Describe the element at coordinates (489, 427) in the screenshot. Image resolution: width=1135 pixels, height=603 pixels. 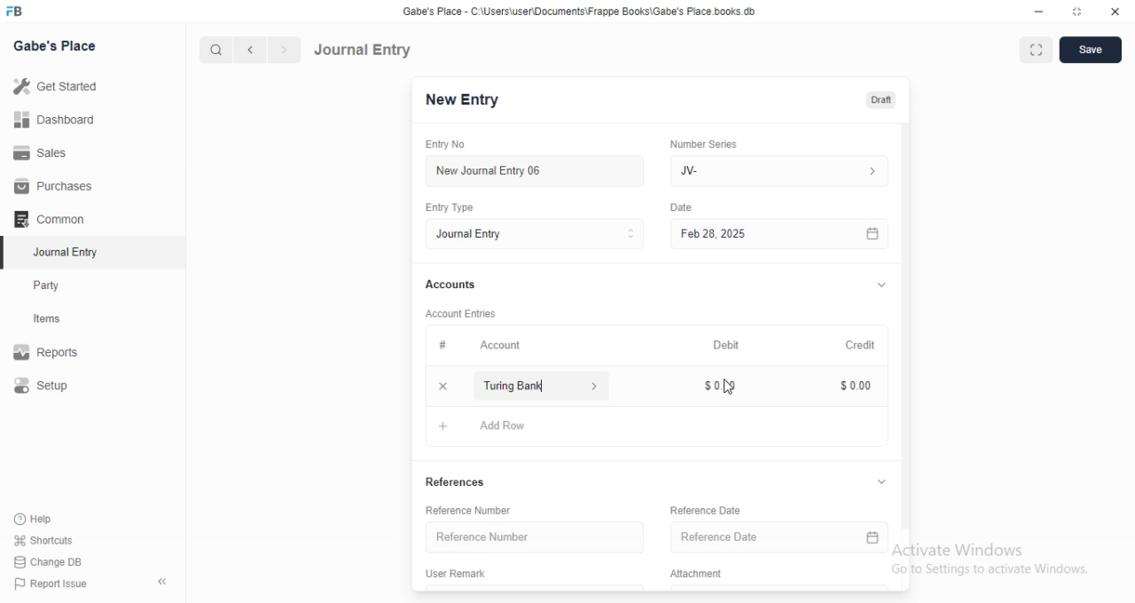
I see `Add Row` at that location.